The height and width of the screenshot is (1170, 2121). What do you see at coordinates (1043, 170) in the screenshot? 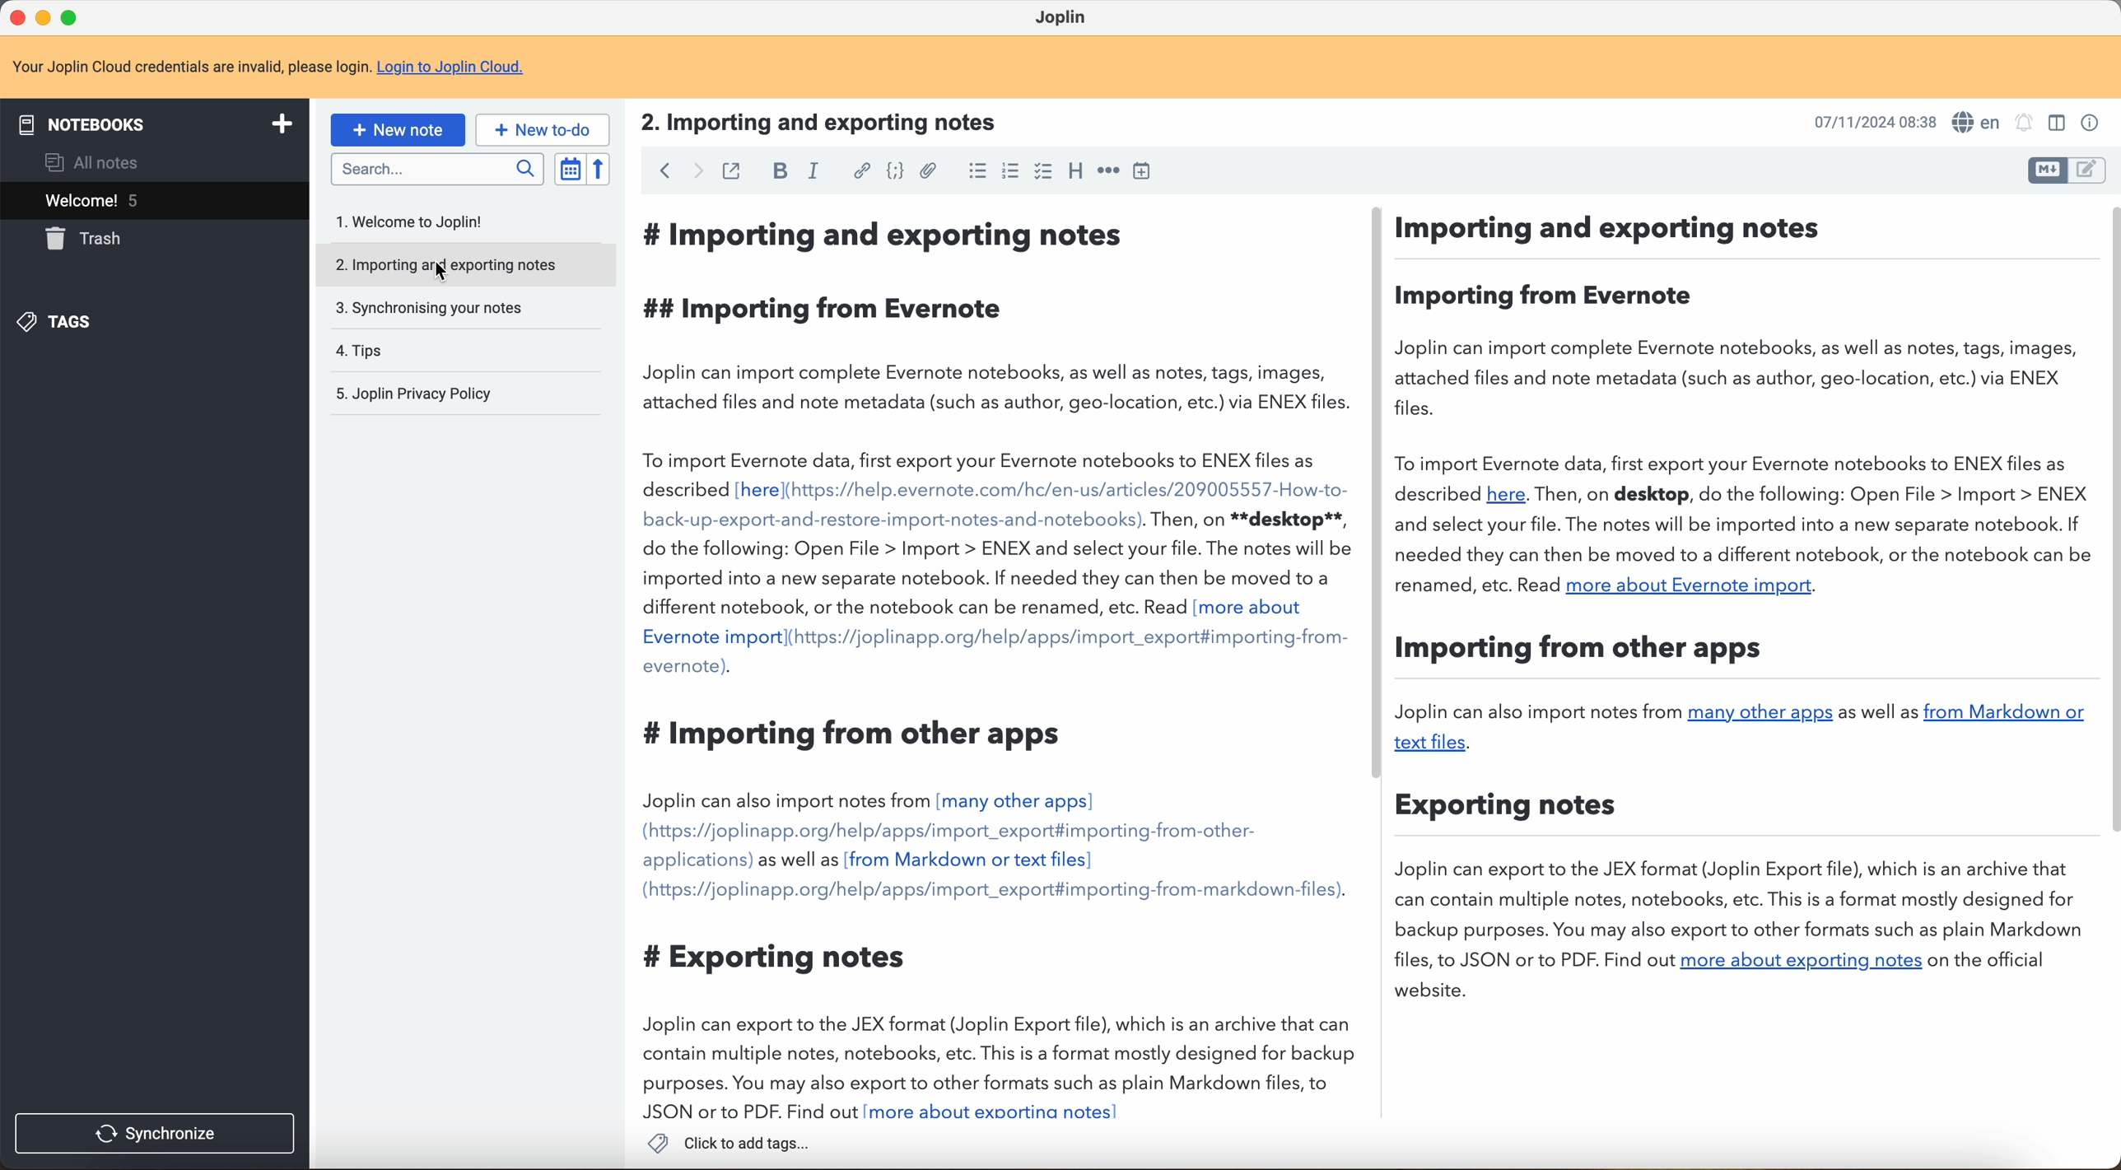
I see `checkbox` at bounding box center [1043, 170].